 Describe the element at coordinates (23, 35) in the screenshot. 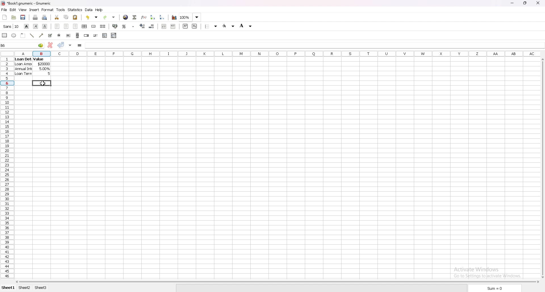

I see `frame` at that location.